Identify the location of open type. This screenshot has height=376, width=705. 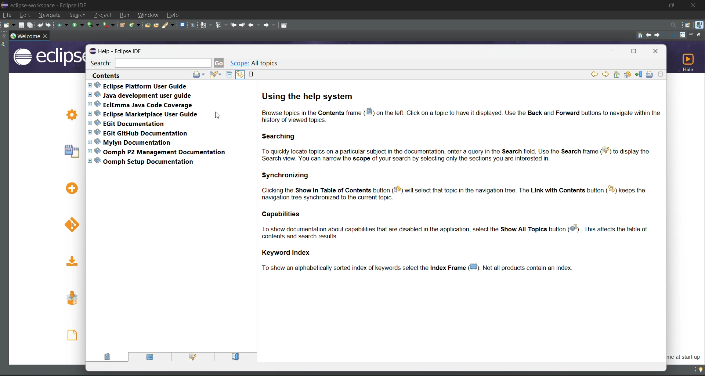
(147, 25).